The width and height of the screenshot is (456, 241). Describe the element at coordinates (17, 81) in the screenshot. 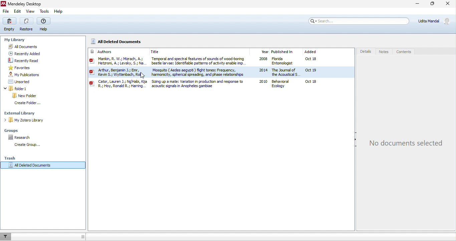

I see `unsorted` at that location.